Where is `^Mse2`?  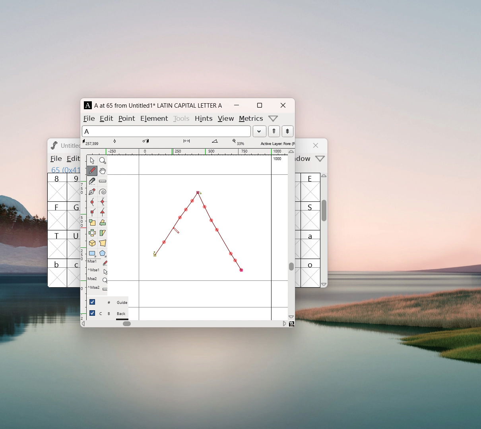 ^Mse2 is located at coordinates (97, 288).